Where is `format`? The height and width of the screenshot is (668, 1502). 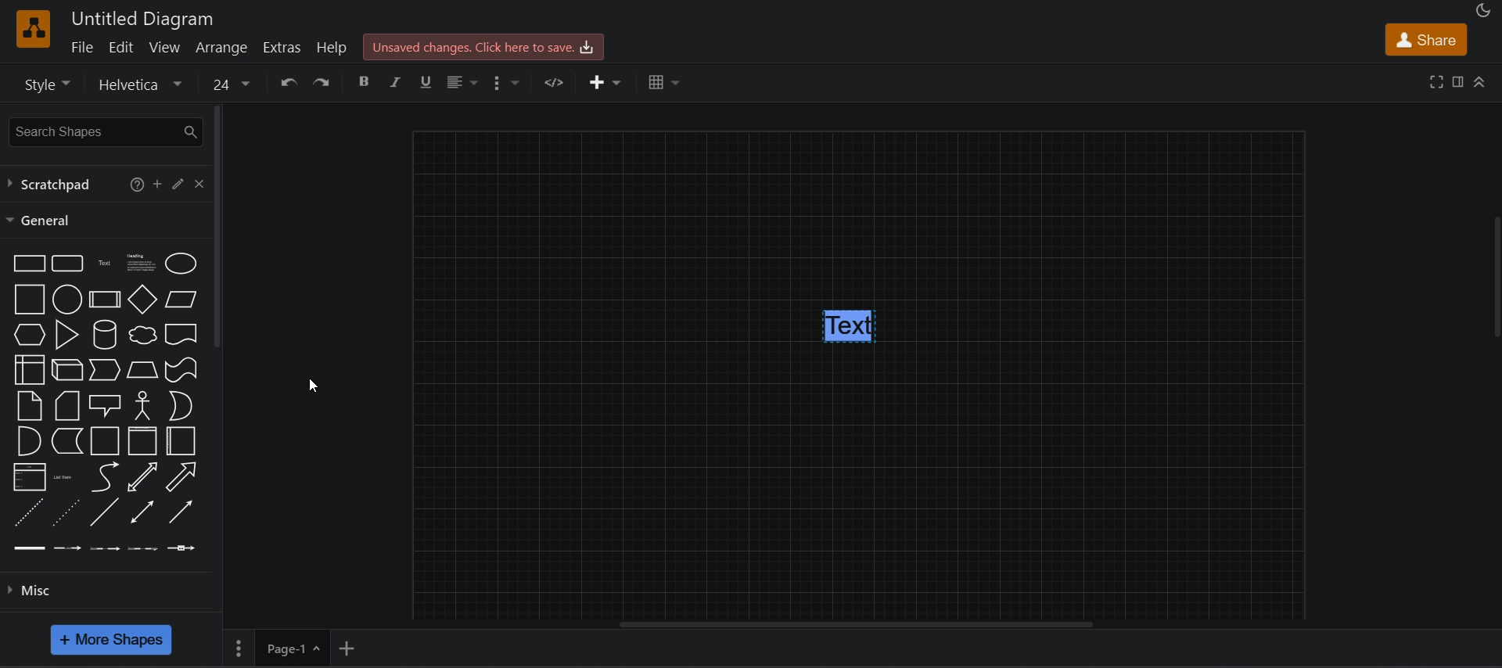 format is located at coordinates (1457, 81).